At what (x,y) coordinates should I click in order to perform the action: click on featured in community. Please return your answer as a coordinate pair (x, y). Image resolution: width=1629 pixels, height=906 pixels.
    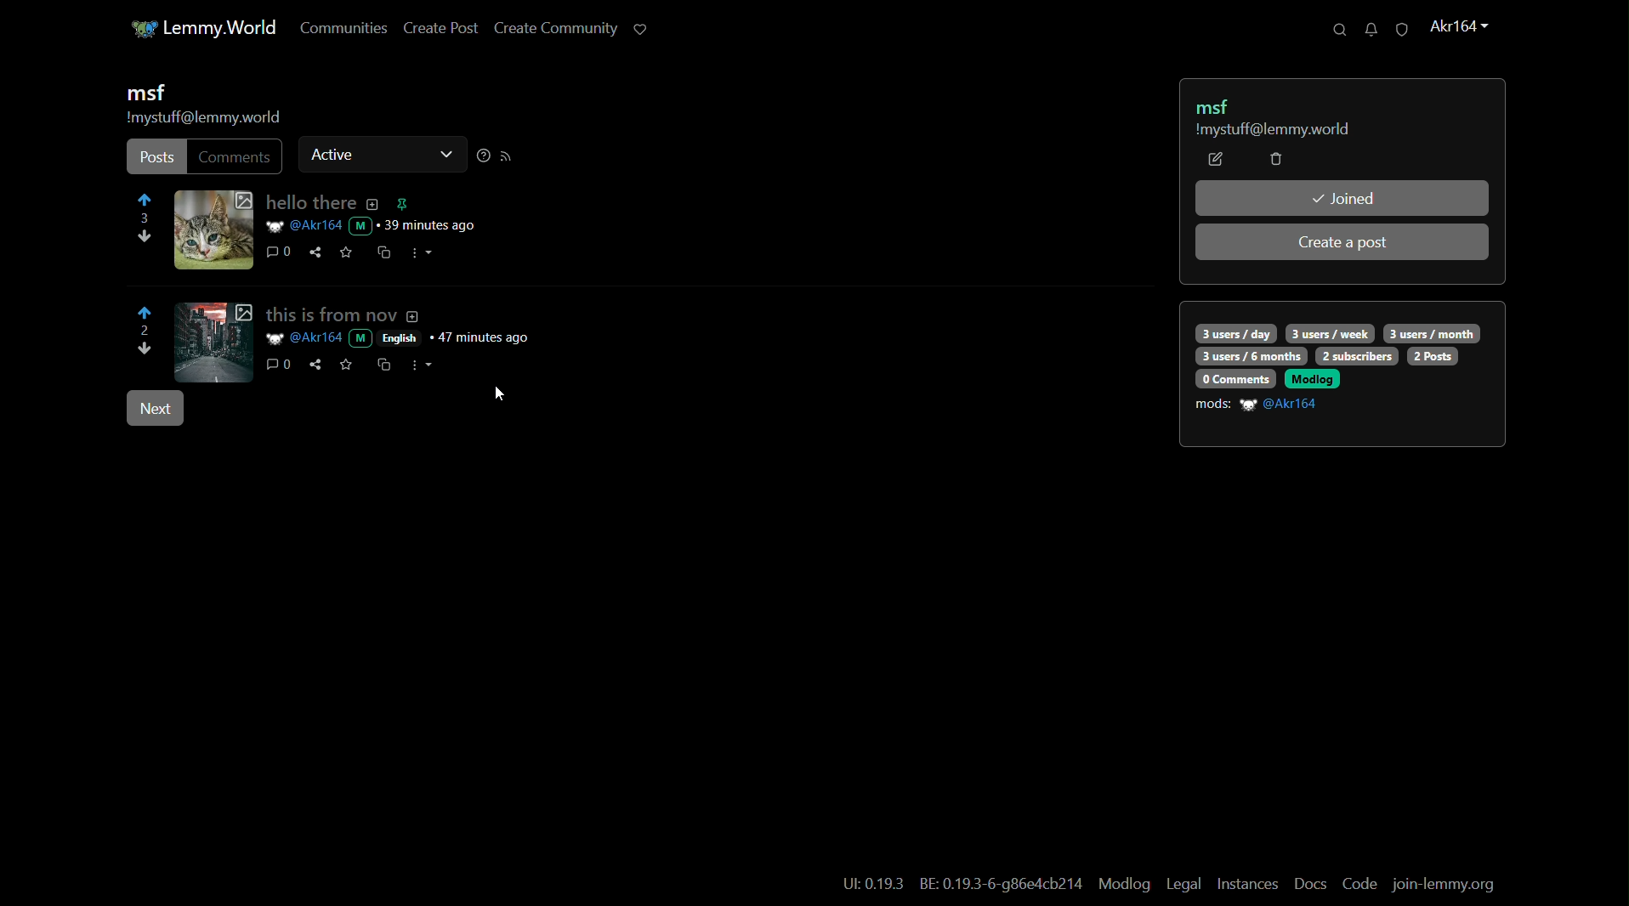
    Looking at the image, I should click on (401, 204).